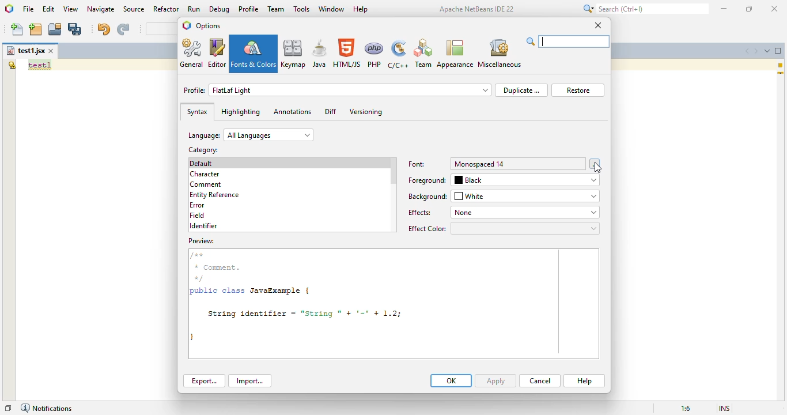 The width and height of the screenshot is (787, 415). What do you see at coordinates (251, 135) in the screenshot?
I see `language` at bounding box center [251, 135].